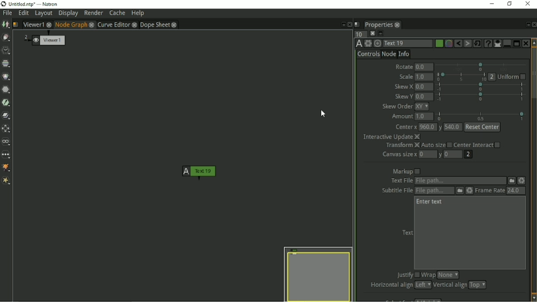 This screenshot has width=537, height=302. Describe the element at coordinates (511, 181) in the screenshot. I see `File` at that location.